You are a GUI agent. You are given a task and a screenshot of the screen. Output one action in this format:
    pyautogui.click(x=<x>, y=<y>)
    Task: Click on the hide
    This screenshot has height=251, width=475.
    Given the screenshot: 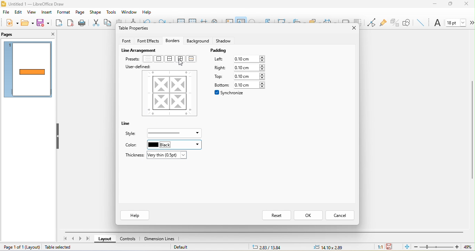 What is the action you would take?
    pyautogui.click(x=58, y=137)
    